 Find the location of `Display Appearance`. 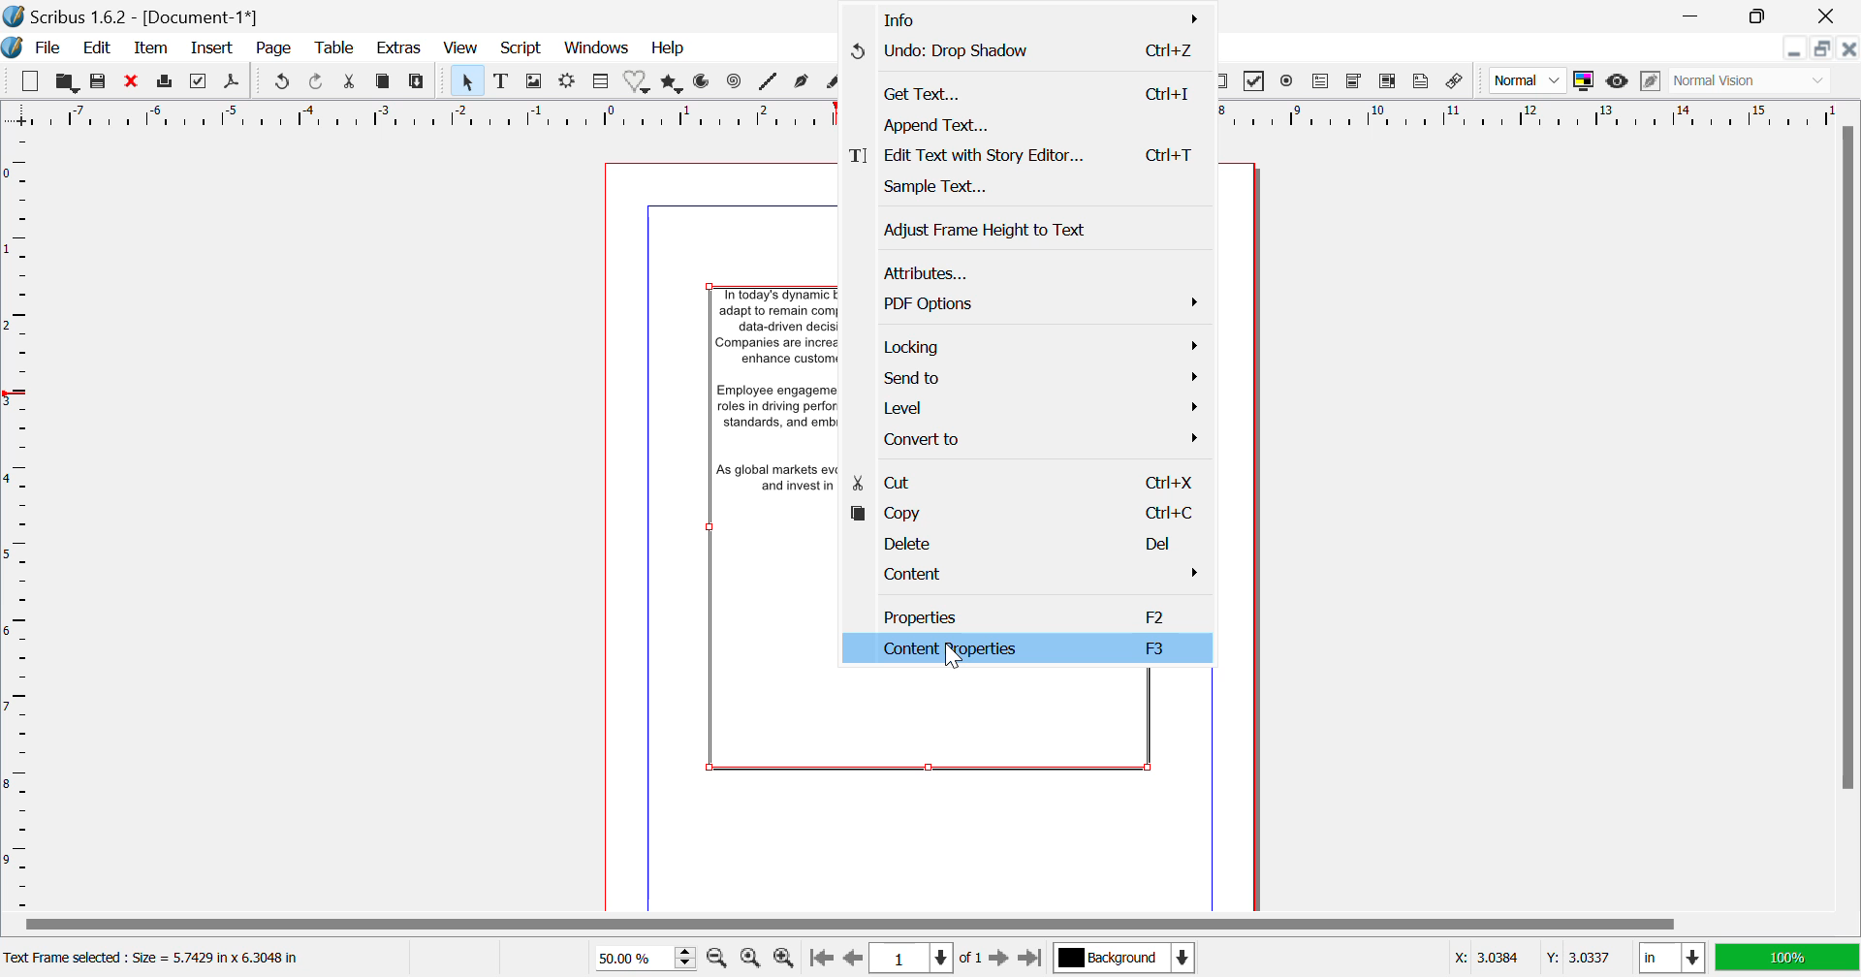

Display Appearance is located at coordinates (1789, 956).